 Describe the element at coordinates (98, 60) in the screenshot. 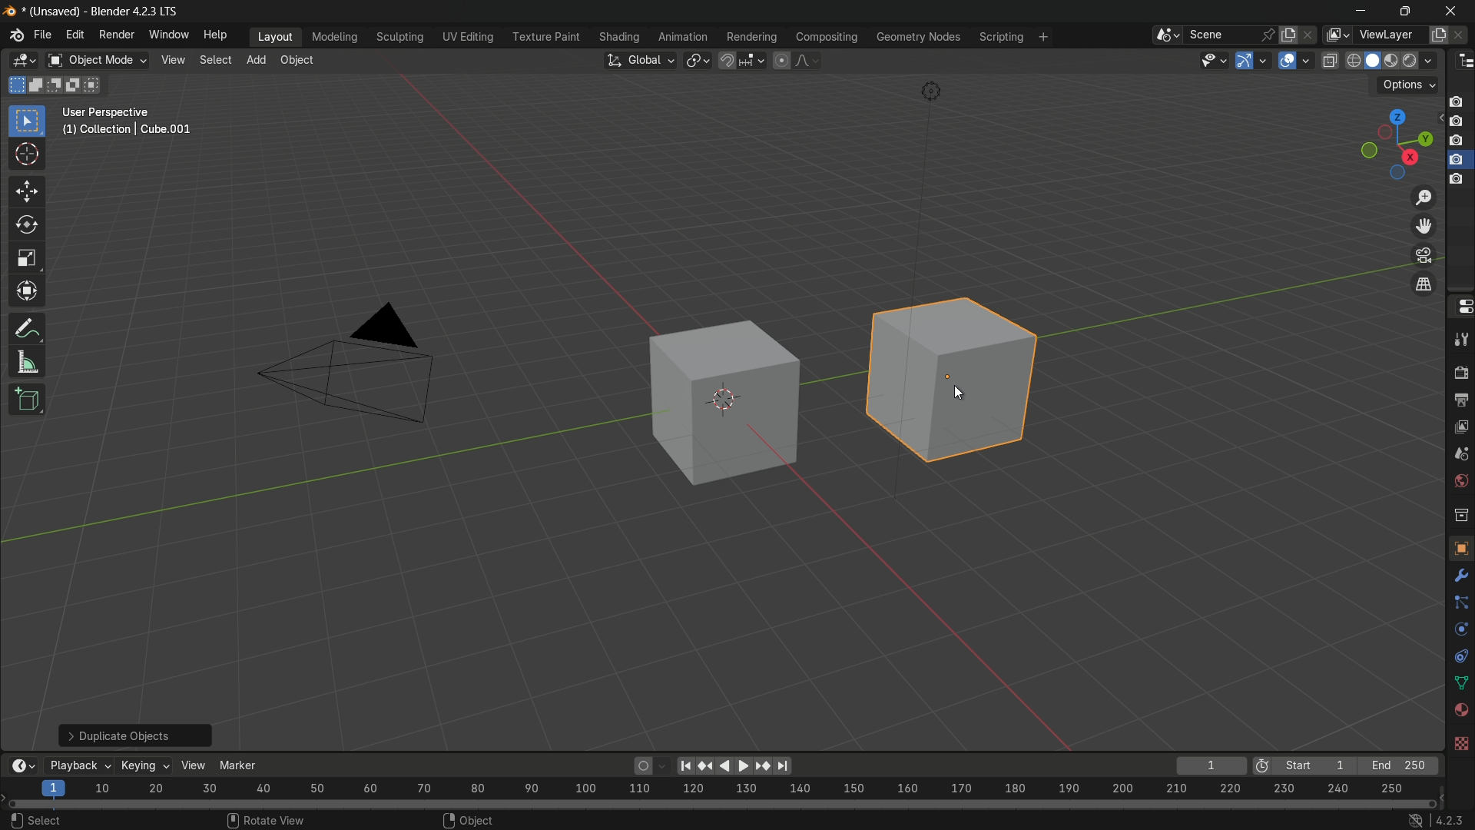

I see `object mode` at that location.